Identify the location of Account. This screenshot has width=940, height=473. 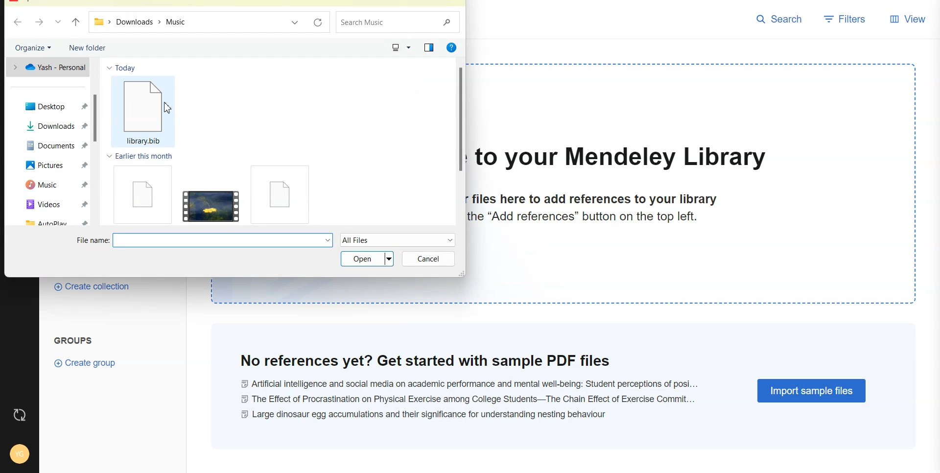
(21, 453).